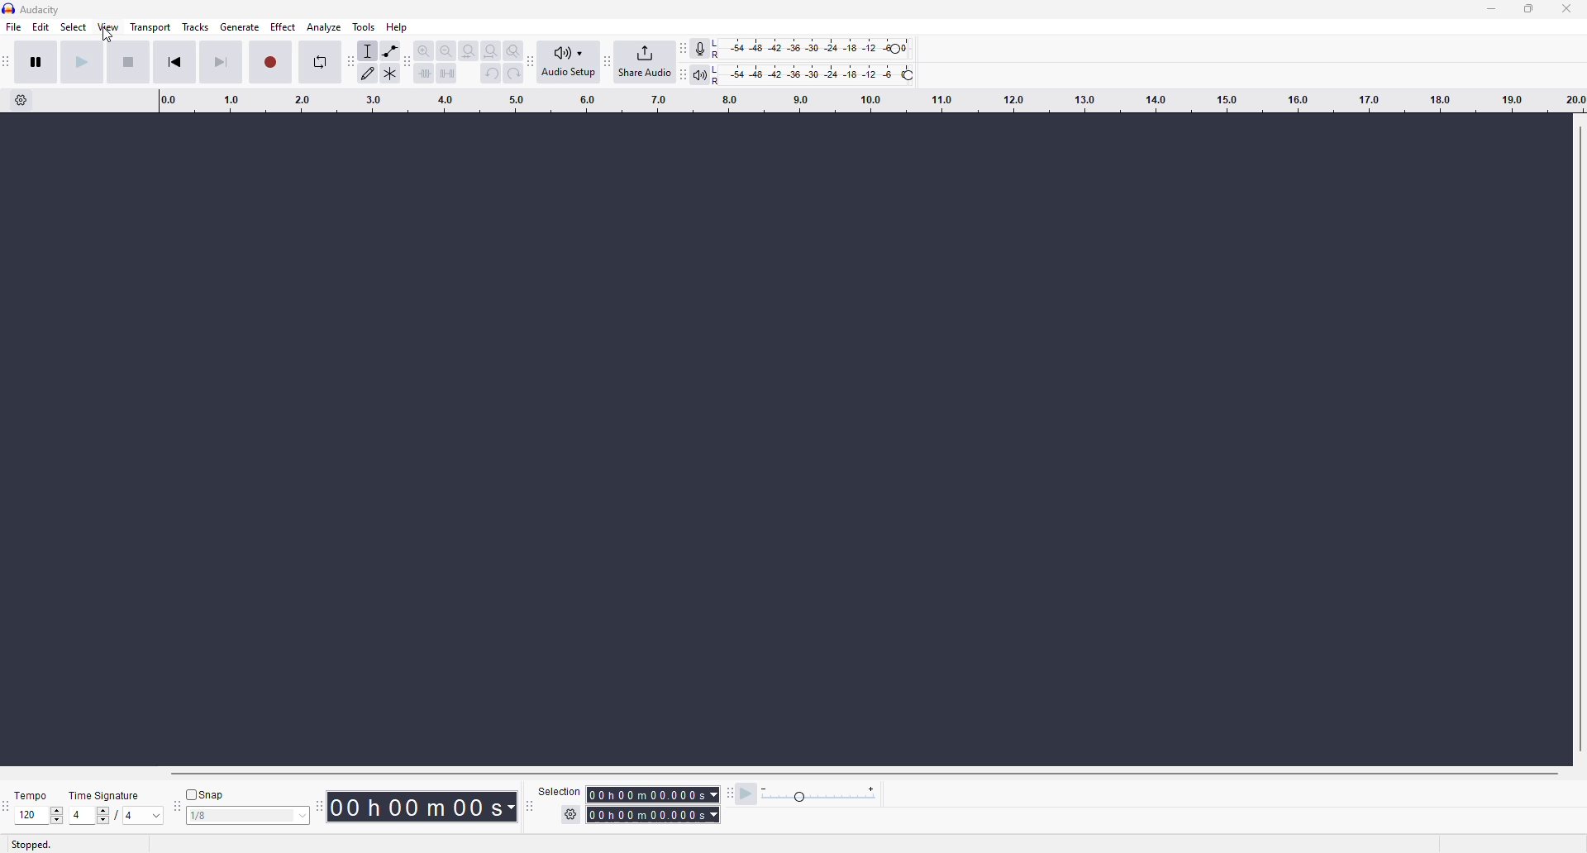 This screenshot has height=853, width=1587. Describe the element at coordinates (140, 816) in the screenshot. I see `values` at that location.